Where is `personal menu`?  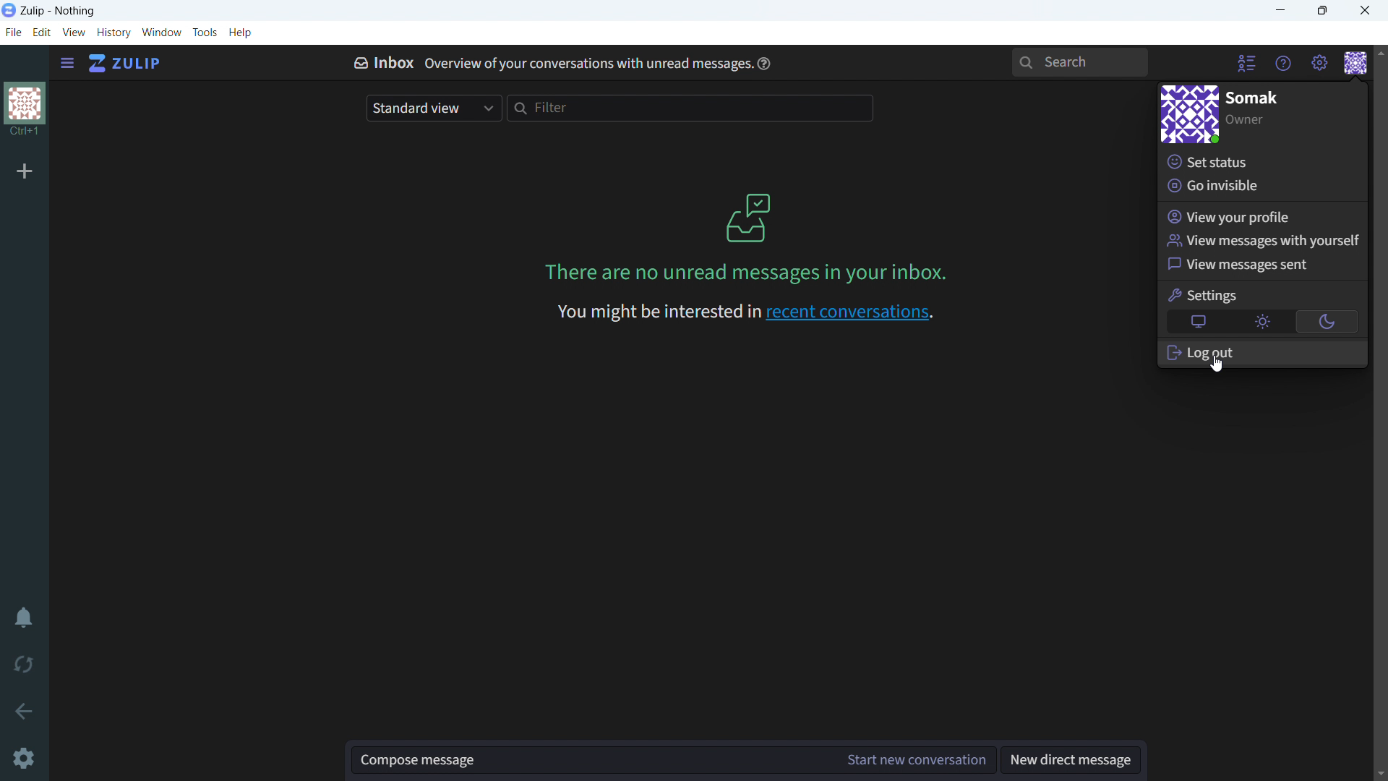
personal menu is located at coordinates (1355, 63).